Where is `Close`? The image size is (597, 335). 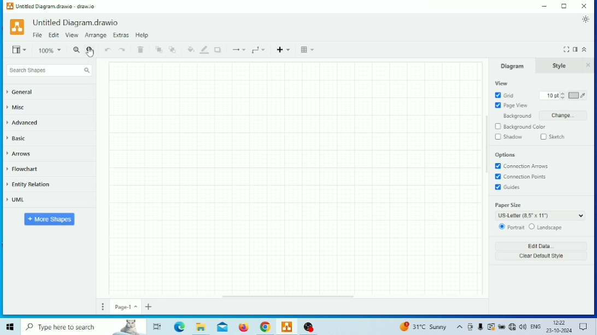
Close is located at coordinates (584, 6).